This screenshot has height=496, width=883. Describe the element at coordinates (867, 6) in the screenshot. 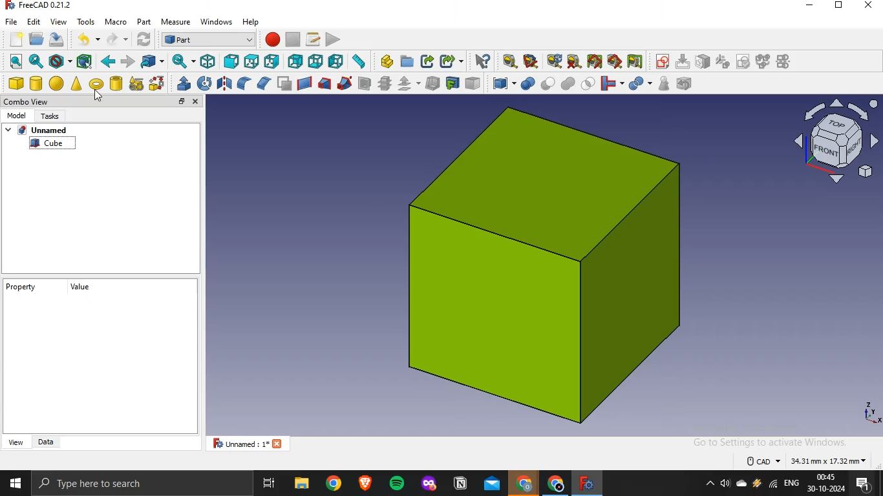

I see `close` at that location.